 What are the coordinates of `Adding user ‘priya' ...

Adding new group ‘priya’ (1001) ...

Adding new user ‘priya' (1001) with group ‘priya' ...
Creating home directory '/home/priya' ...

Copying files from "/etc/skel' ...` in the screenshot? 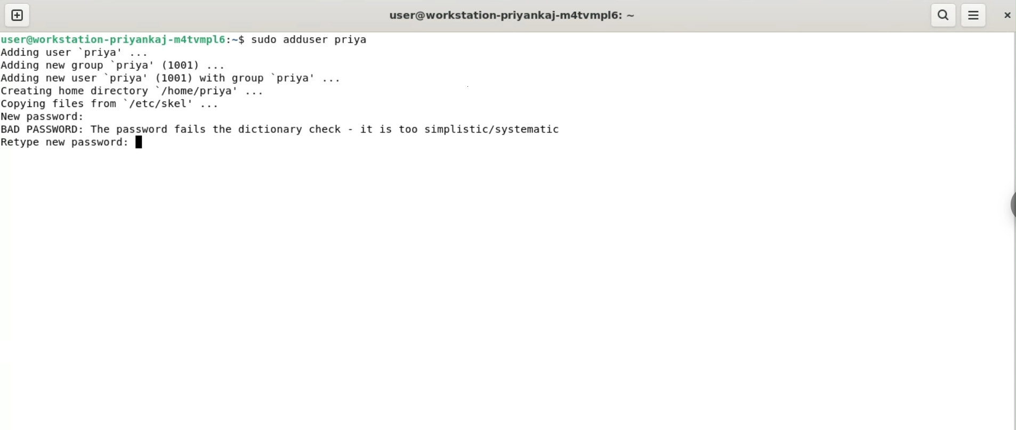 It's located at (178, 78).